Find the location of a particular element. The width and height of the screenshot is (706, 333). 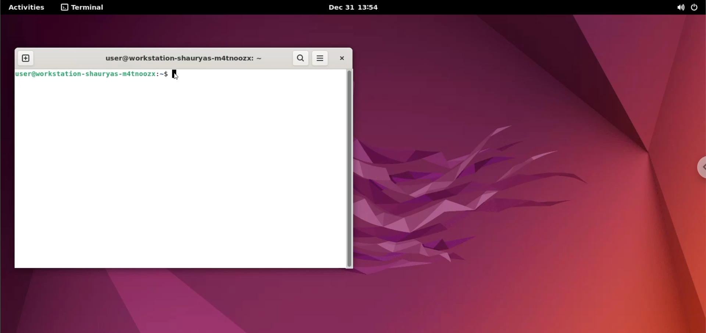

more options is located at coordinates (320, 59).